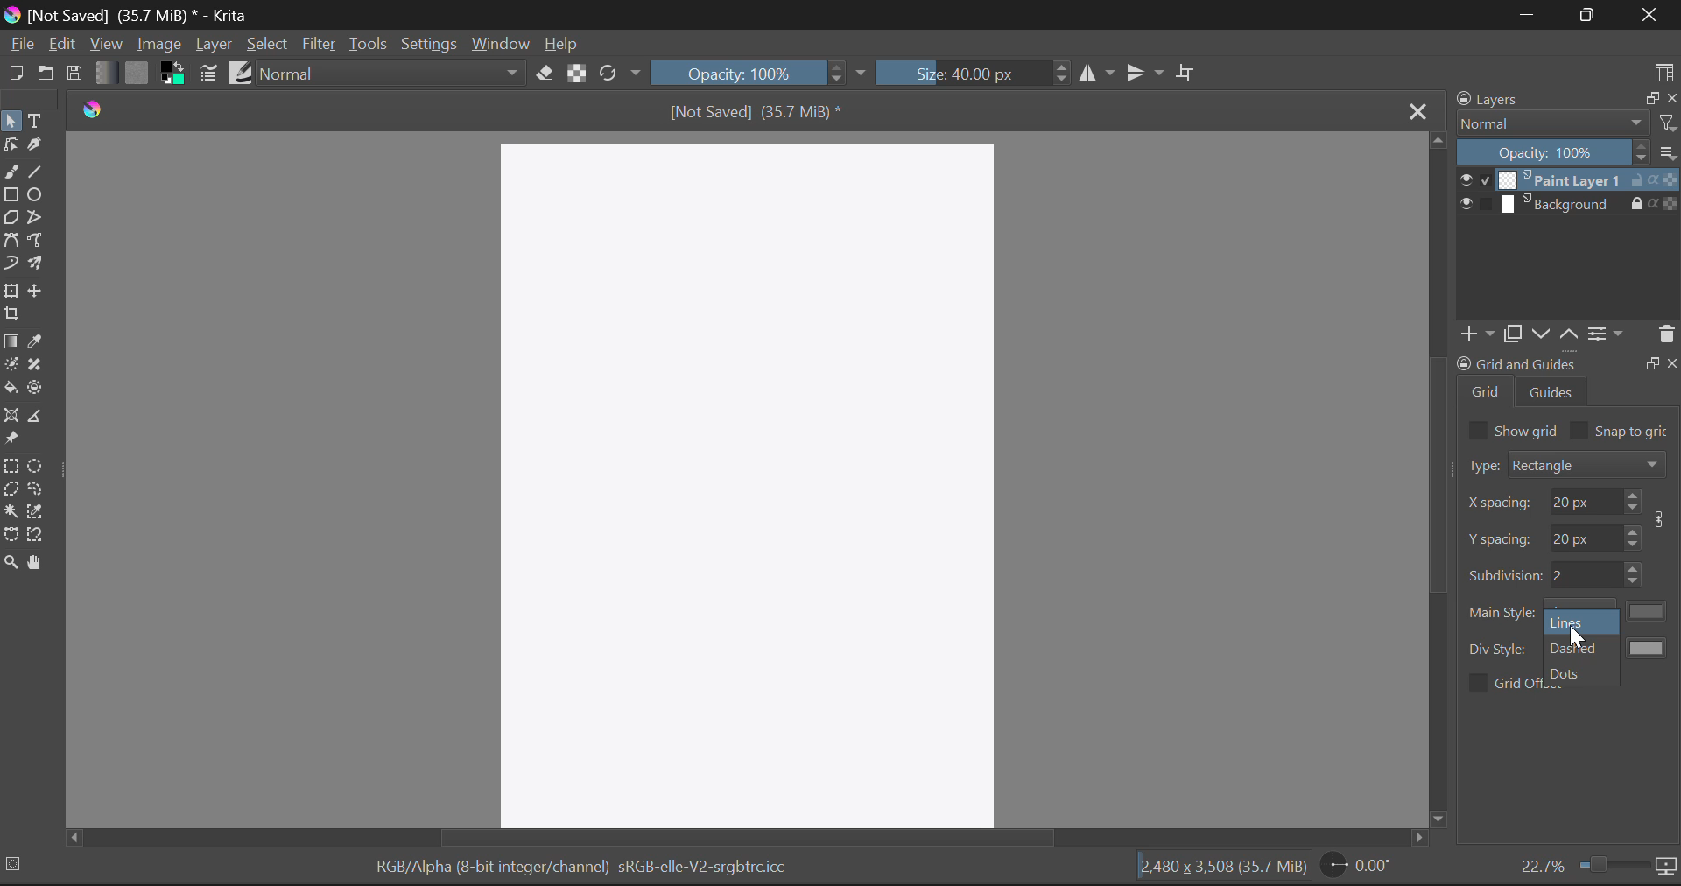 The image size is (1681, 886). What do you see at coordinates (74, 70) in the screenshot?
I see `Save` at bounding box center [74, 70].